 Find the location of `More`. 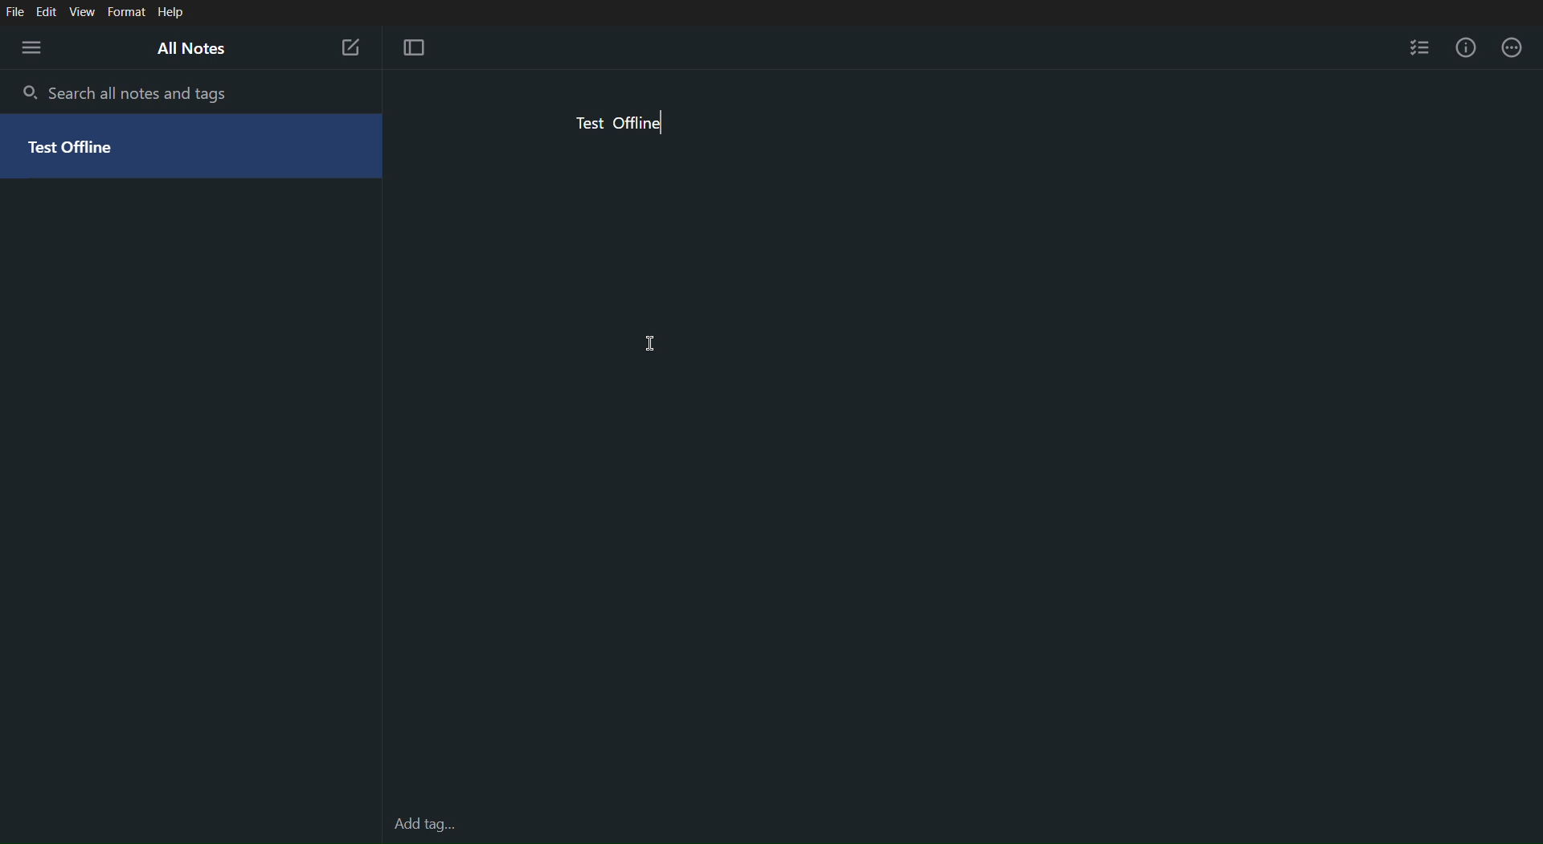

More is located at coordinates (1517, 50).